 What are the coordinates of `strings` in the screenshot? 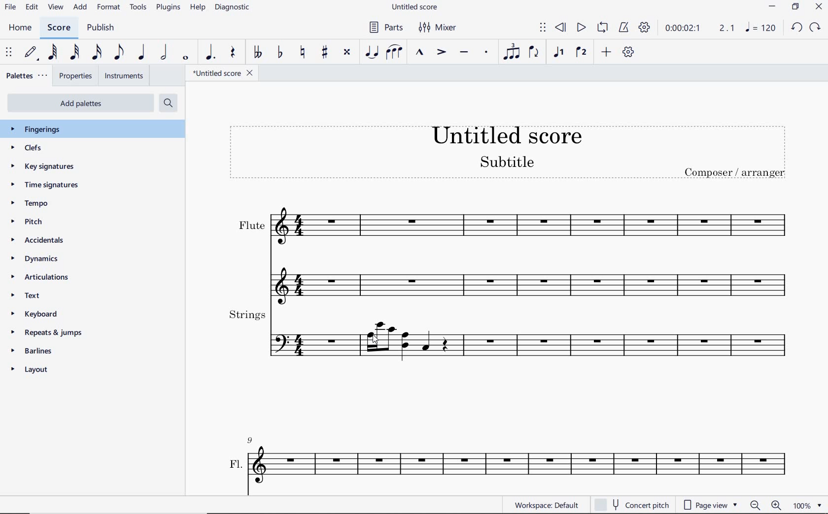 It's located at (509, 334).